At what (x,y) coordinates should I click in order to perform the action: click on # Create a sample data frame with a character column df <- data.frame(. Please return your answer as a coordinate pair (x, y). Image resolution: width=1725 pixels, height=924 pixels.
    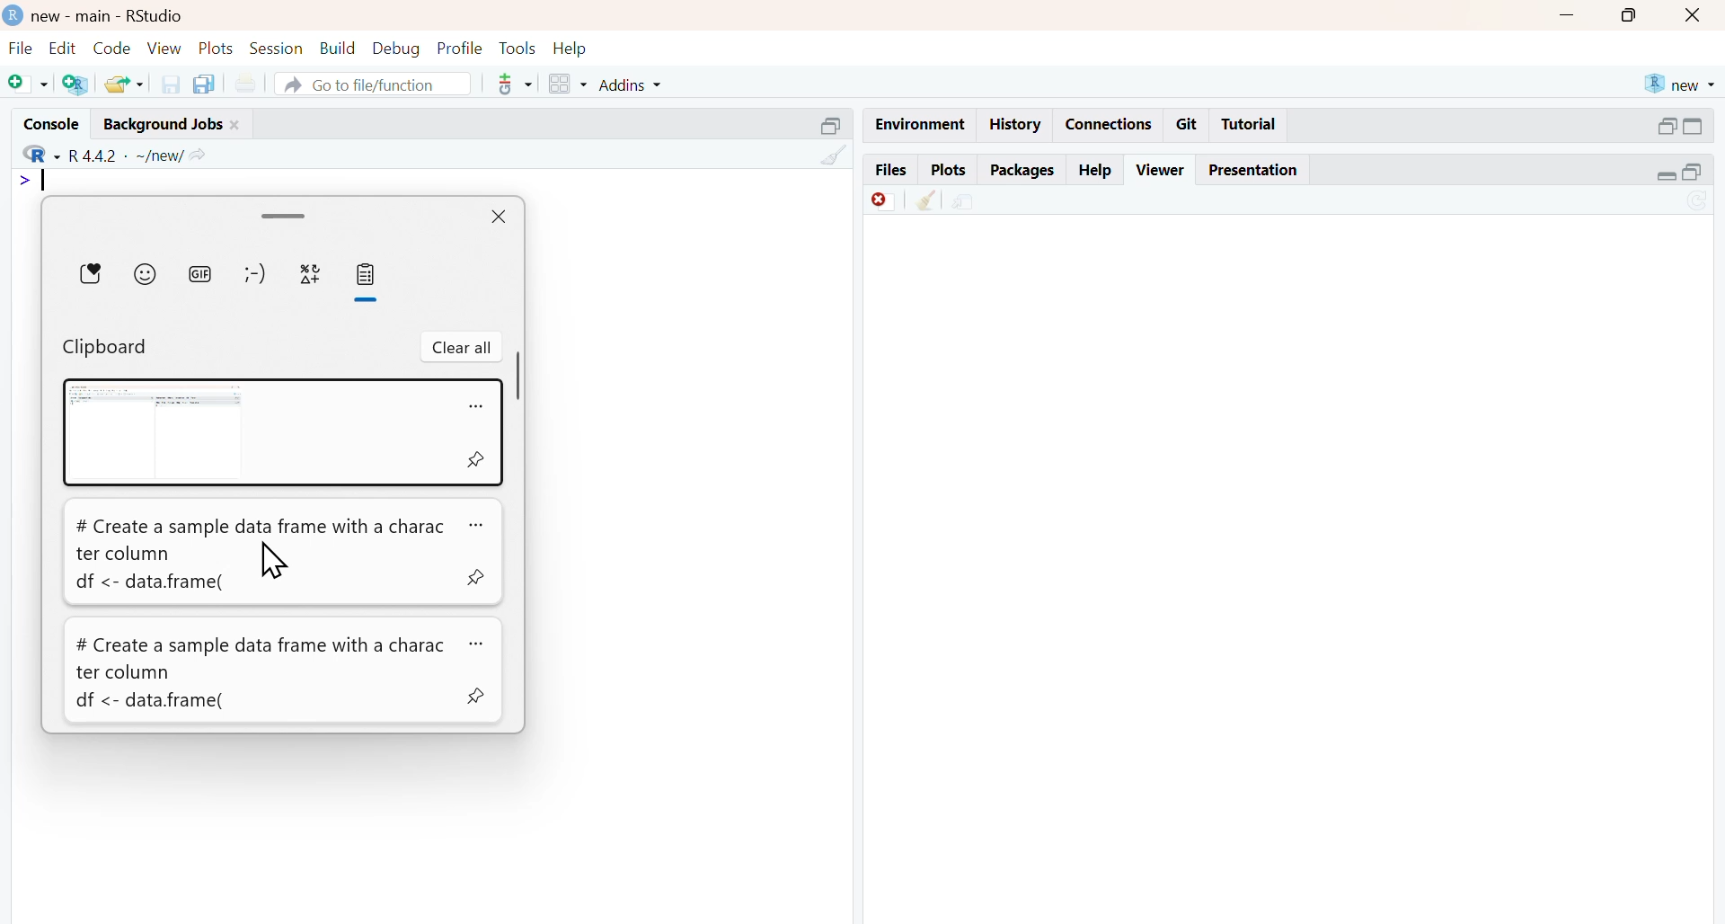
    Looking at the image, I should click on (262, 557).